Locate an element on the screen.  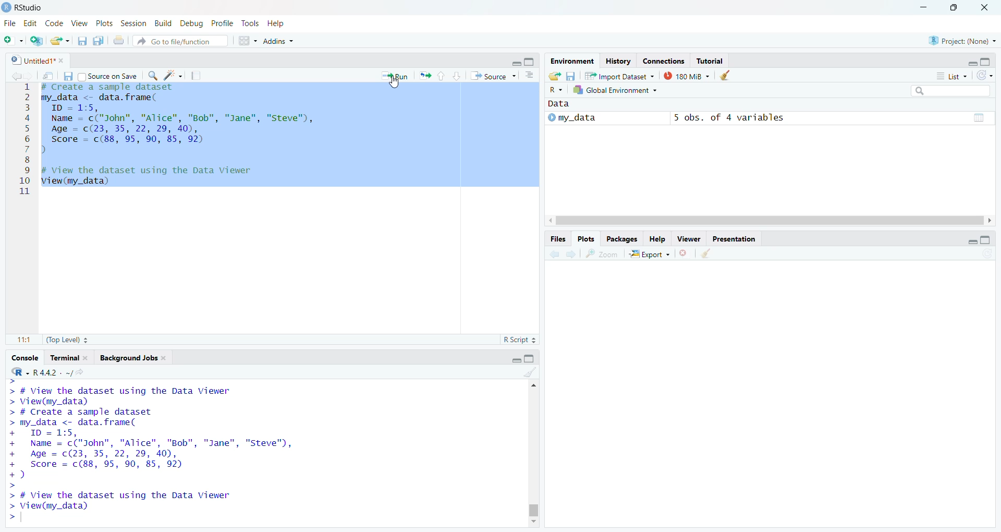
1
2
3
4
5
6
7
8
9
10
11 is located at coordinates (28, 141).